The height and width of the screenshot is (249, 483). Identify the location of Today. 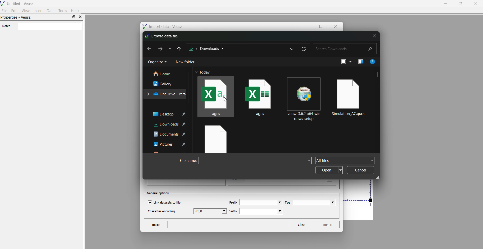
(205, 72).